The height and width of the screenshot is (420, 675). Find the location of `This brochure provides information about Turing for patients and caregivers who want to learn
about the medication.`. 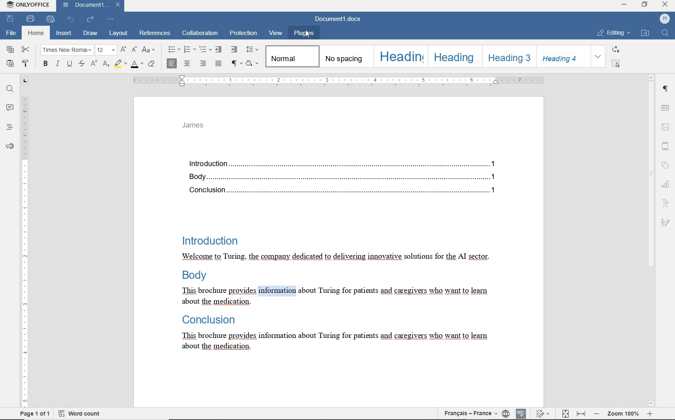

This brochure provides information about Turing for patients and caregivers who want to learn
about the medication. is located at coordinates (333, 342).